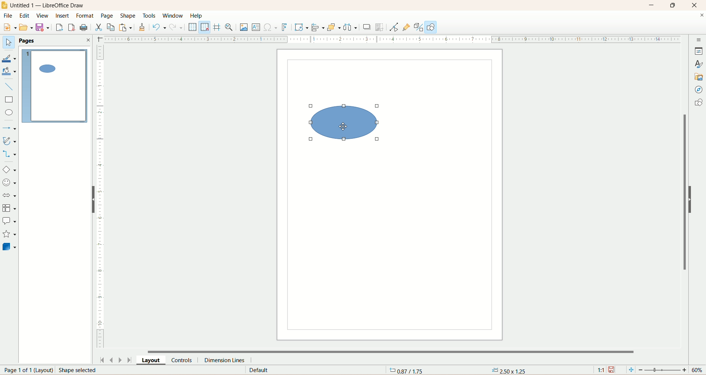  I want to click on rectangle, so click(10, 99).